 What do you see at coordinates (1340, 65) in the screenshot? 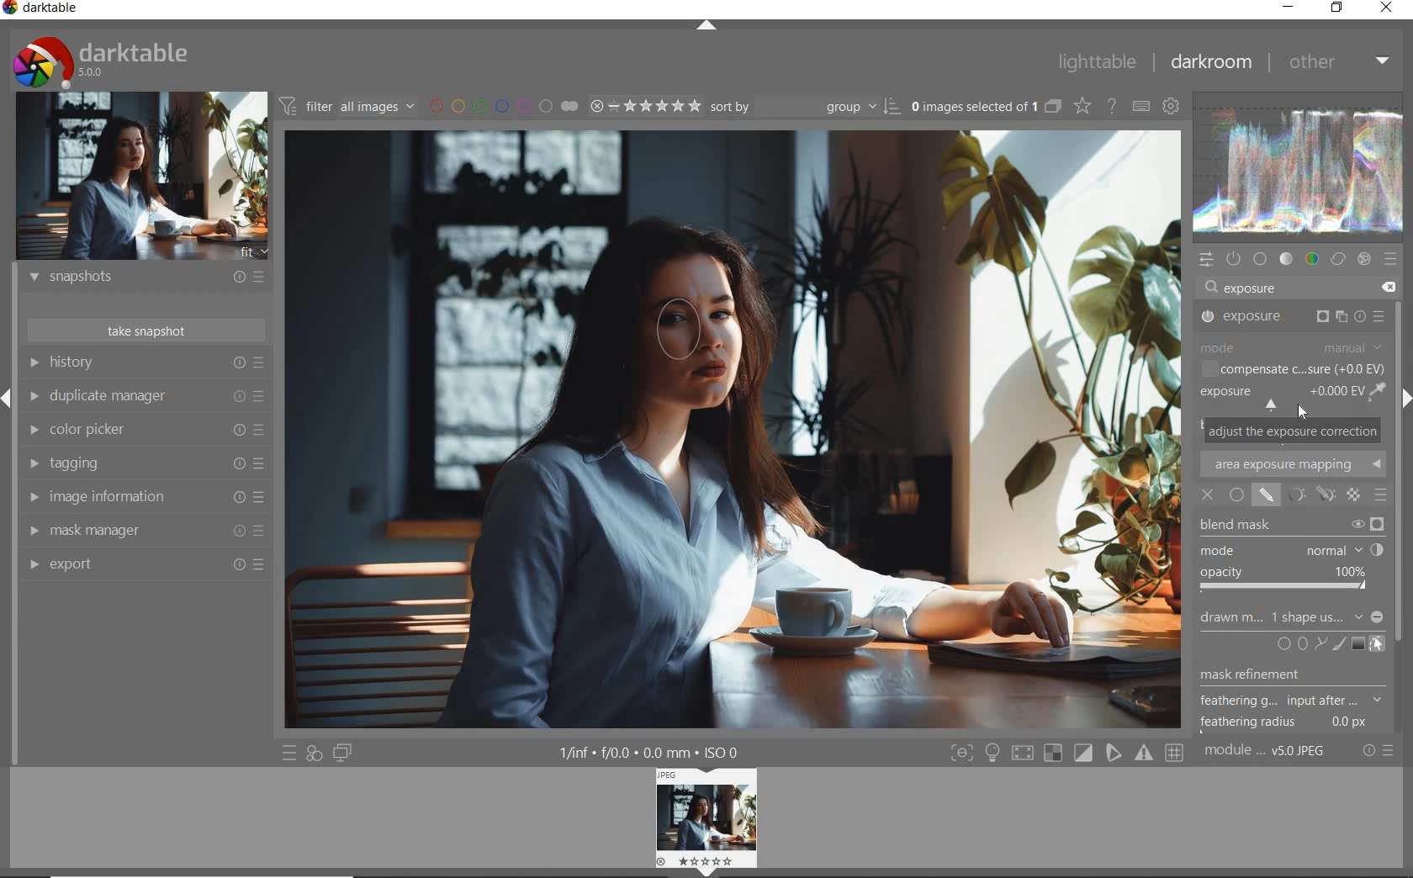
I see `other` at bounding box center [1340, 65].